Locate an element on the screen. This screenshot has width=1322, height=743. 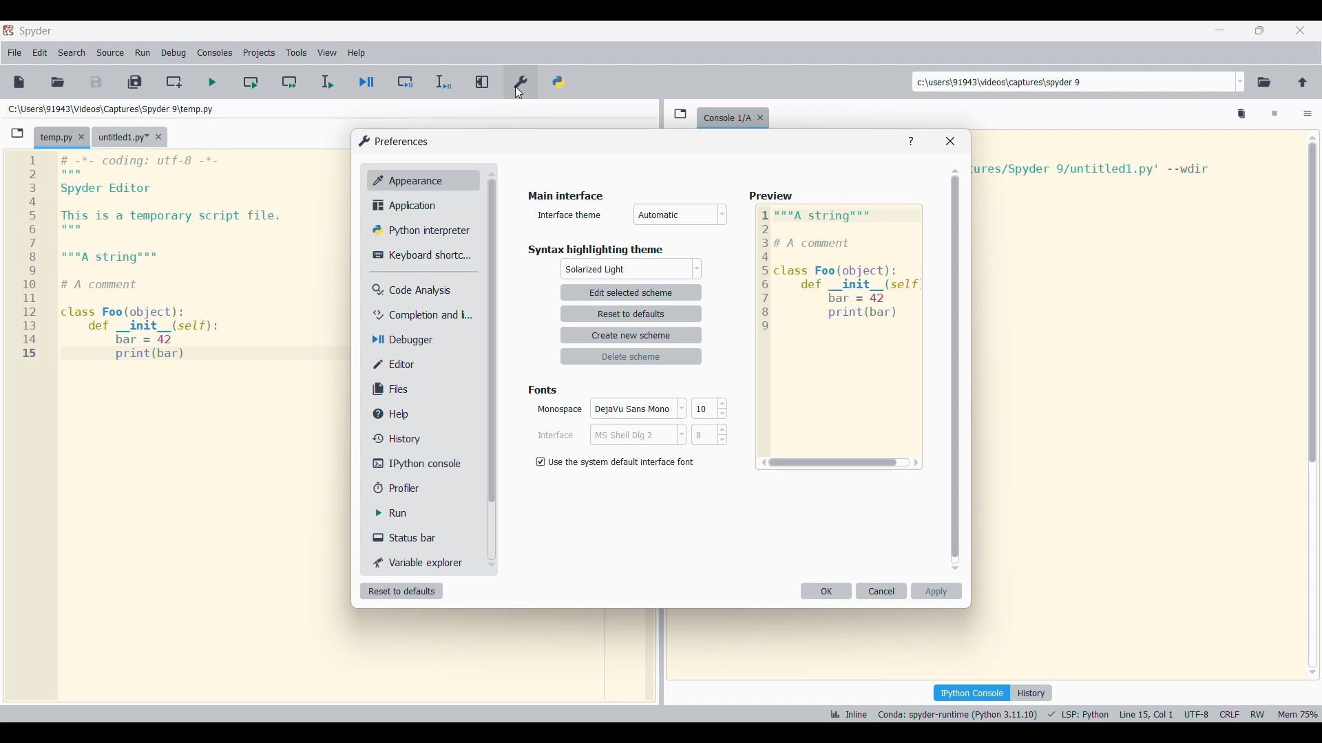
Input font size for respective font is located at coordinates (704, 422).